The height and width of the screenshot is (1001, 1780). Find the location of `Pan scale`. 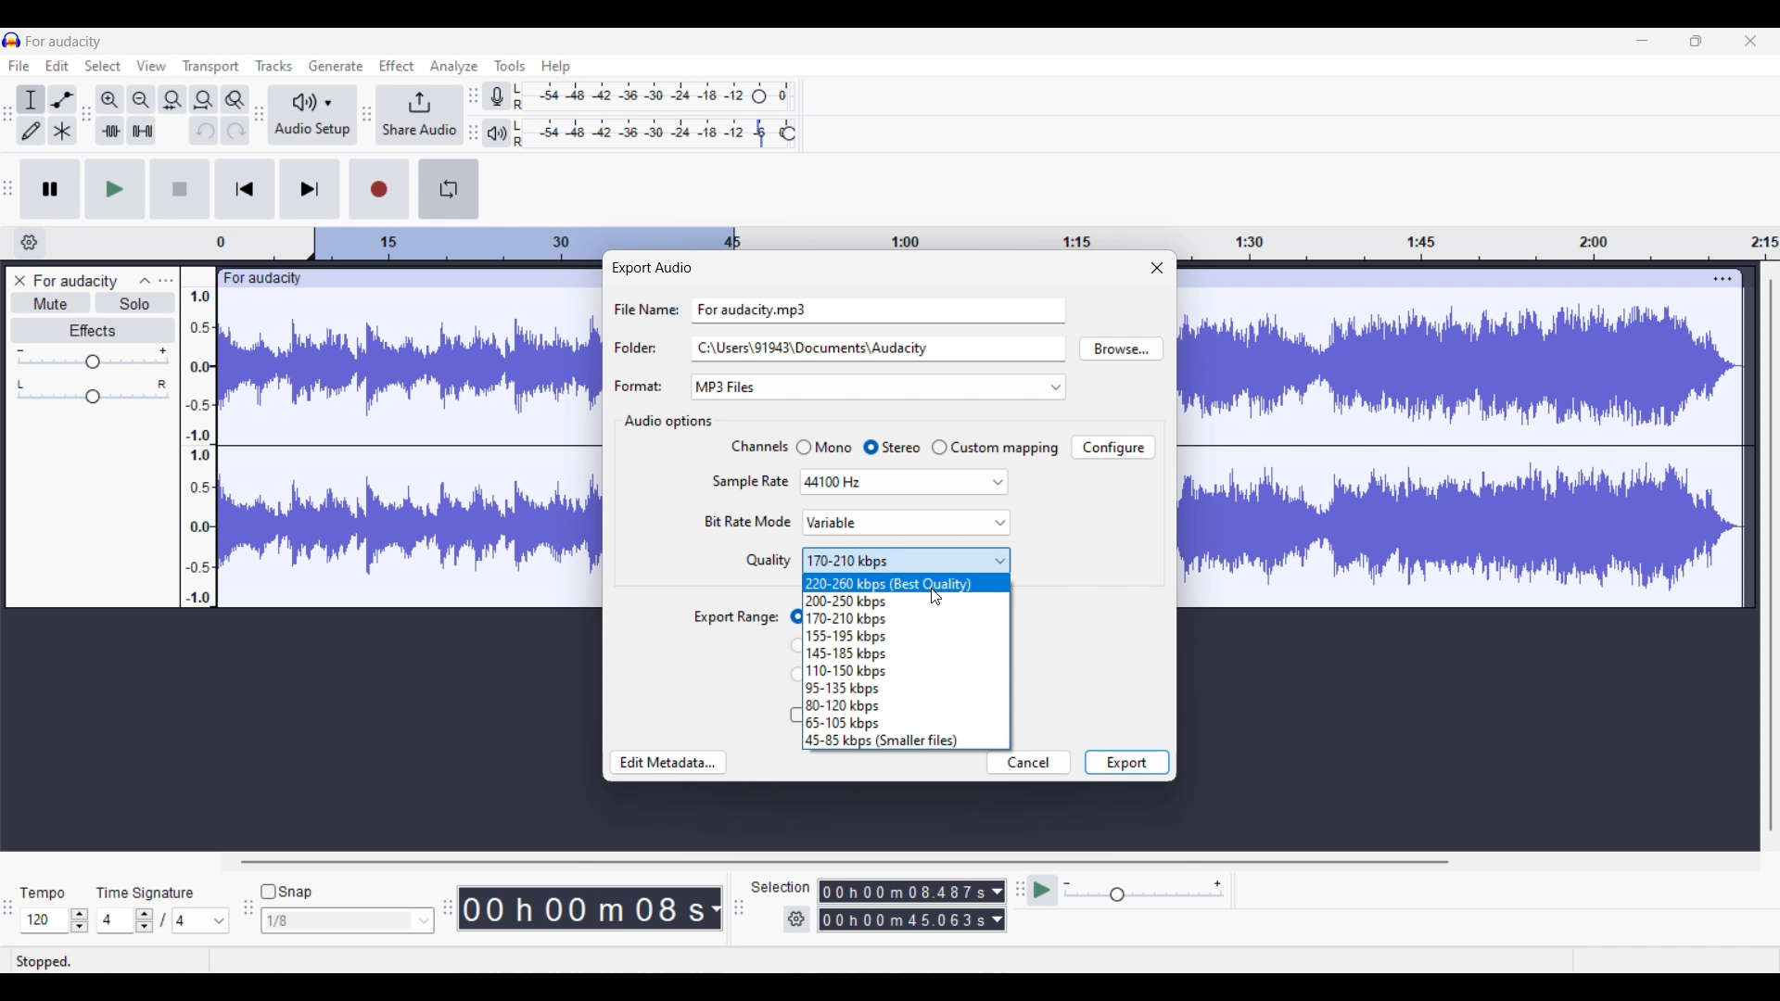

Pan scale is located at coordinates (93, 392).